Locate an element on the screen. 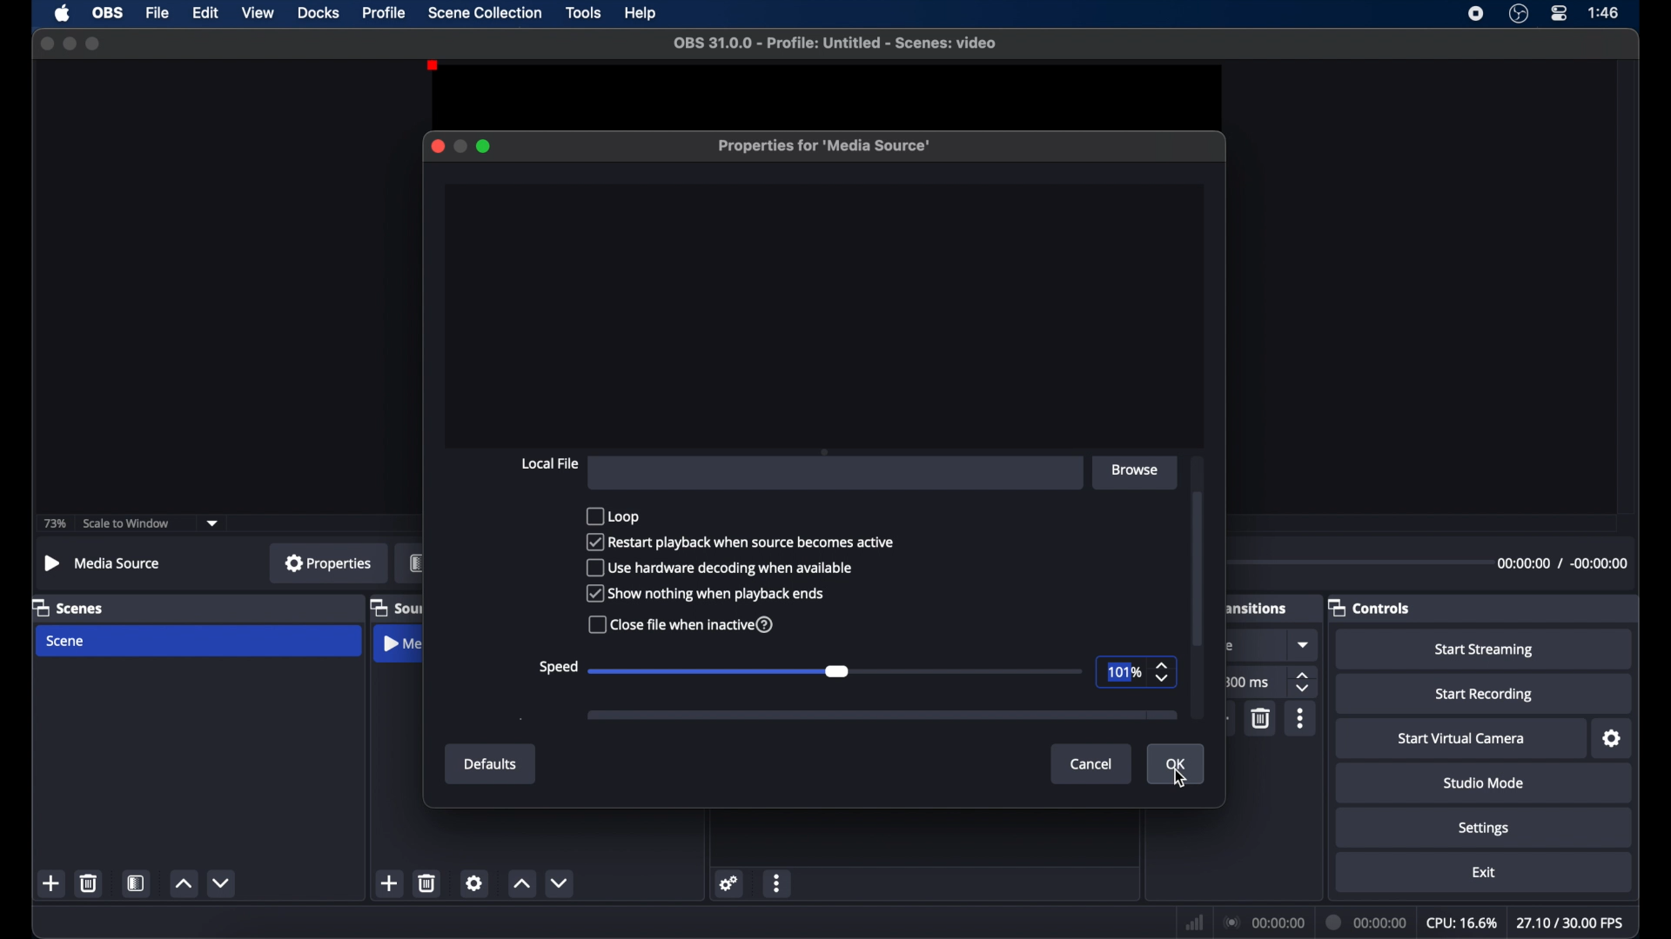 The image size is (1671, 939). obscure icon is located at coordinates (882, 716).